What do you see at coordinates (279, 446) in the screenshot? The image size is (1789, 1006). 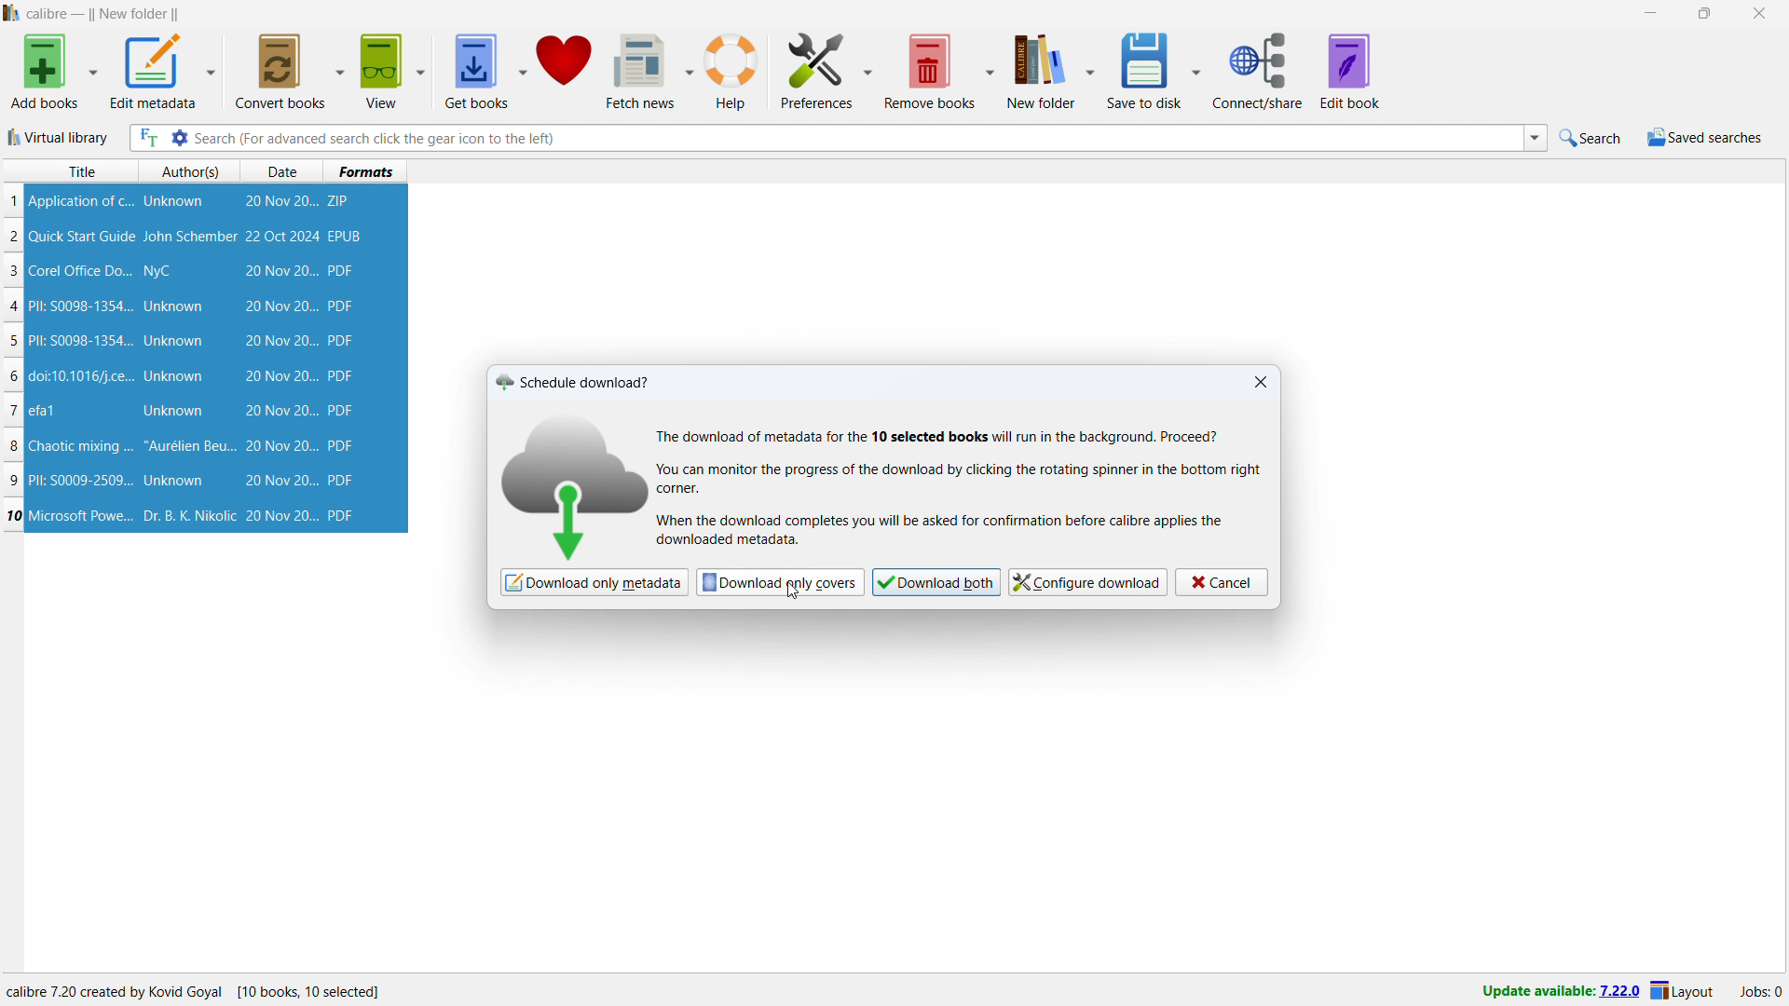 I see `20 Nov 20...` at bounding box center [279, 446].